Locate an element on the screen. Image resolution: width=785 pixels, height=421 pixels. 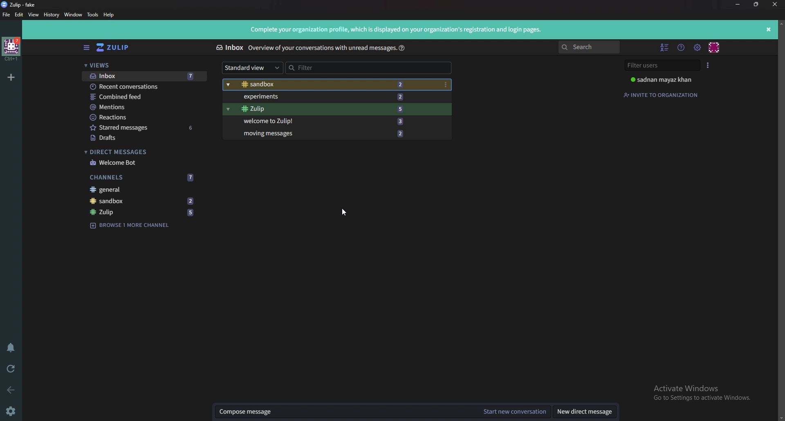
Tools is located at coordinates (92, 16).